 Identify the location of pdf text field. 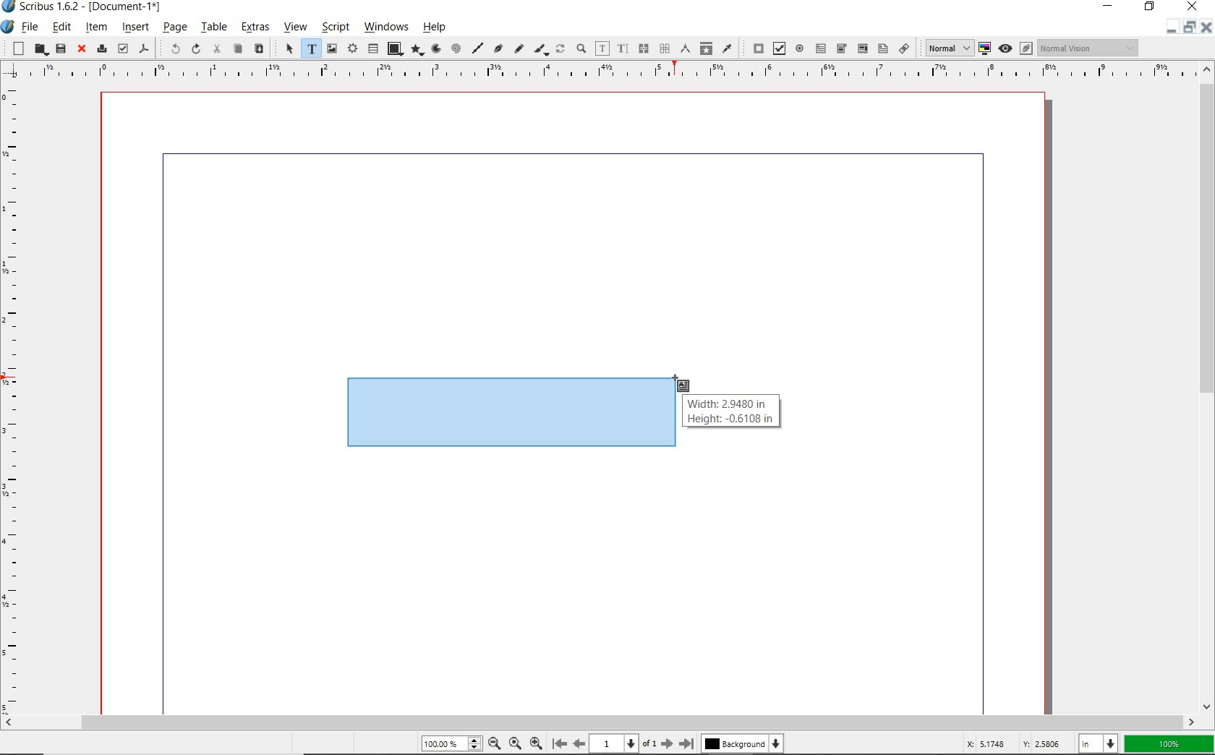
(820, 48).